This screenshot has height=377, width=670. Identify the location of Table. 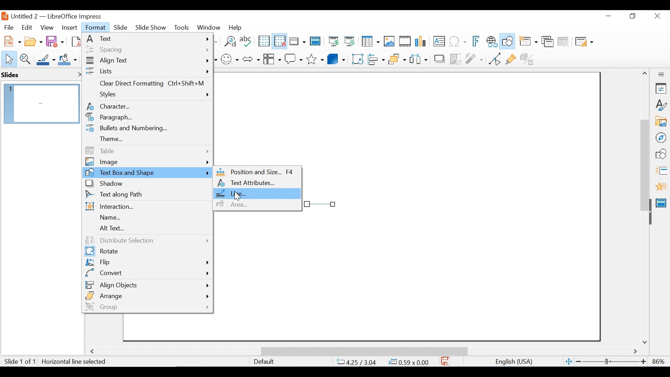
(370, 42).